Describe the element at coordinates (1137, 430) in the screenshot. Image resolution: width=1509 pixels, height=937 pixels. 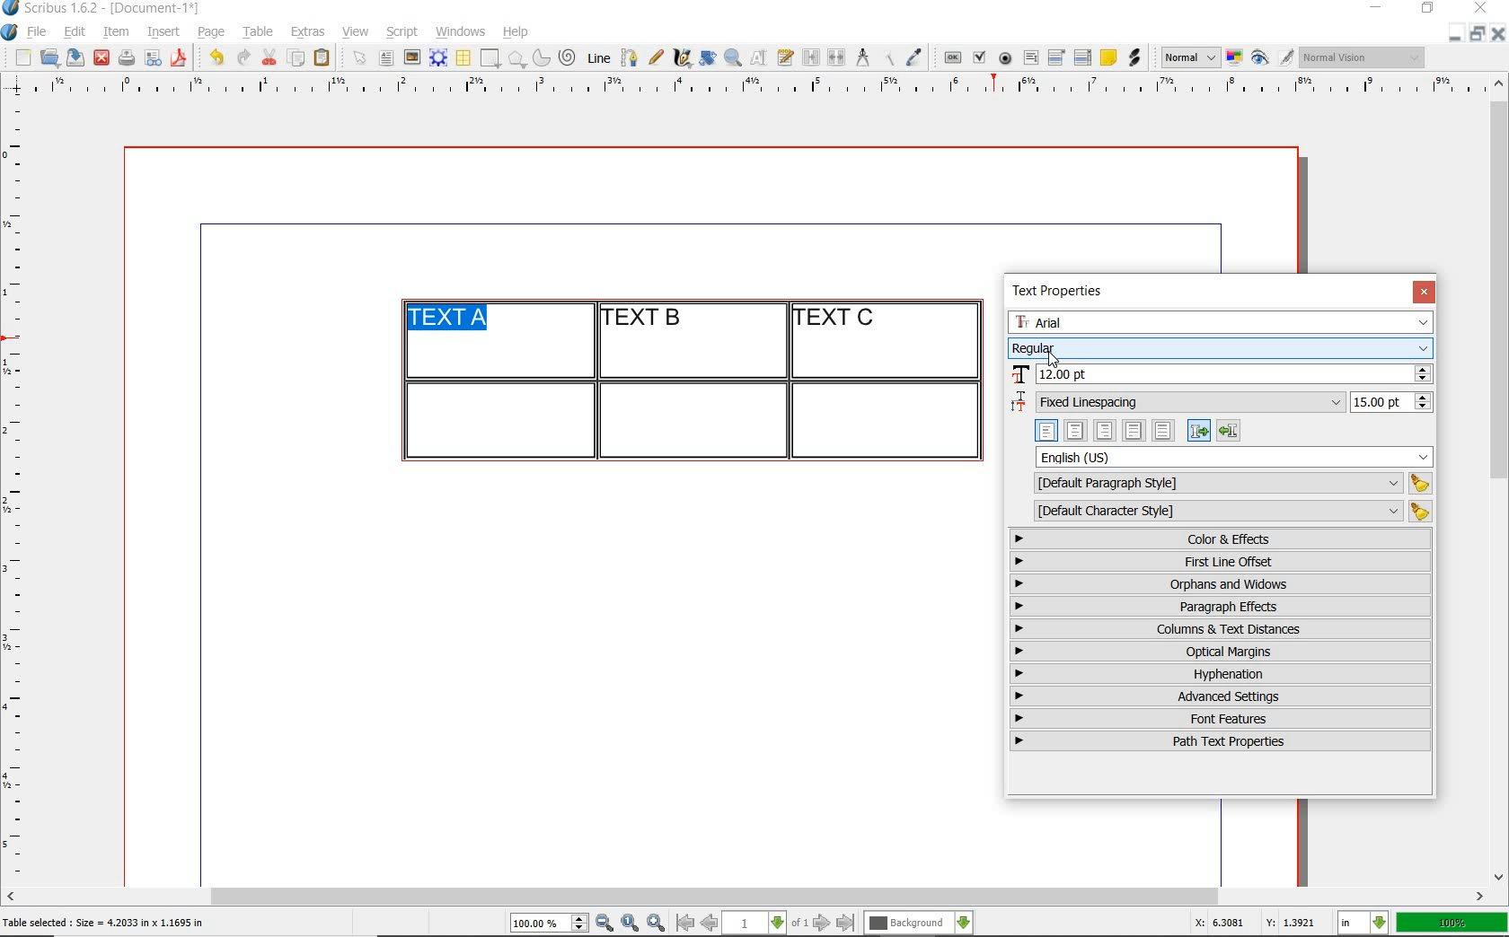
I see `text alignment` at that location.